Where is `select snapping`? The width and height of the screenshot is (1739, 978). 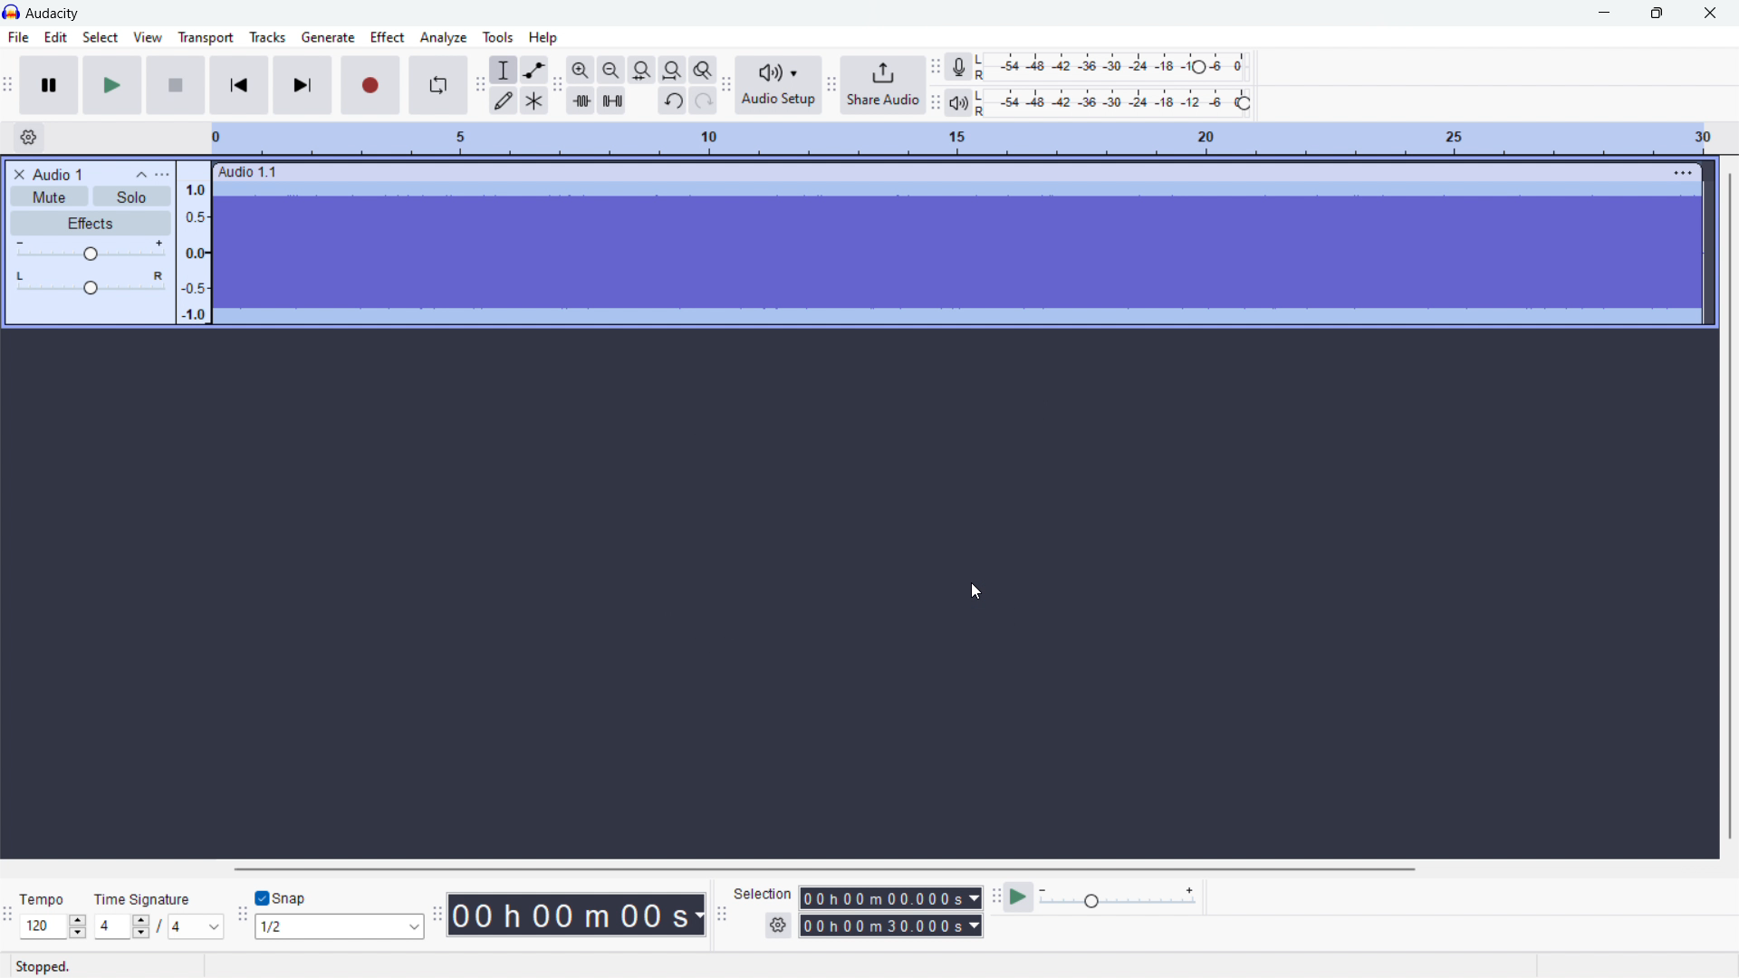
select snapping is located at coordinates (340, 927).